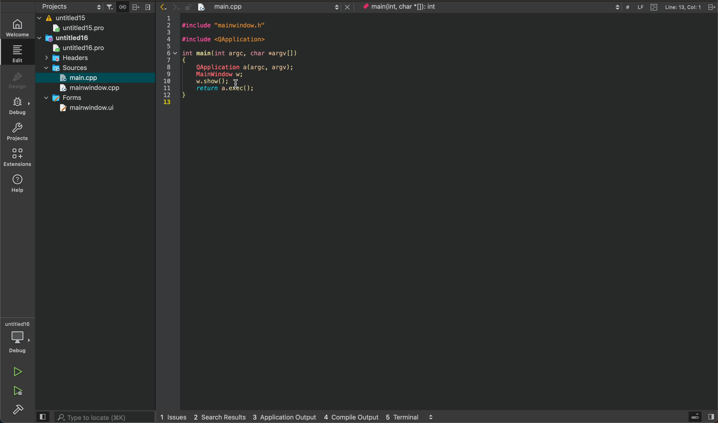 This screenshot has height=423, width=718. I want to click on headers, so click(66, 58).